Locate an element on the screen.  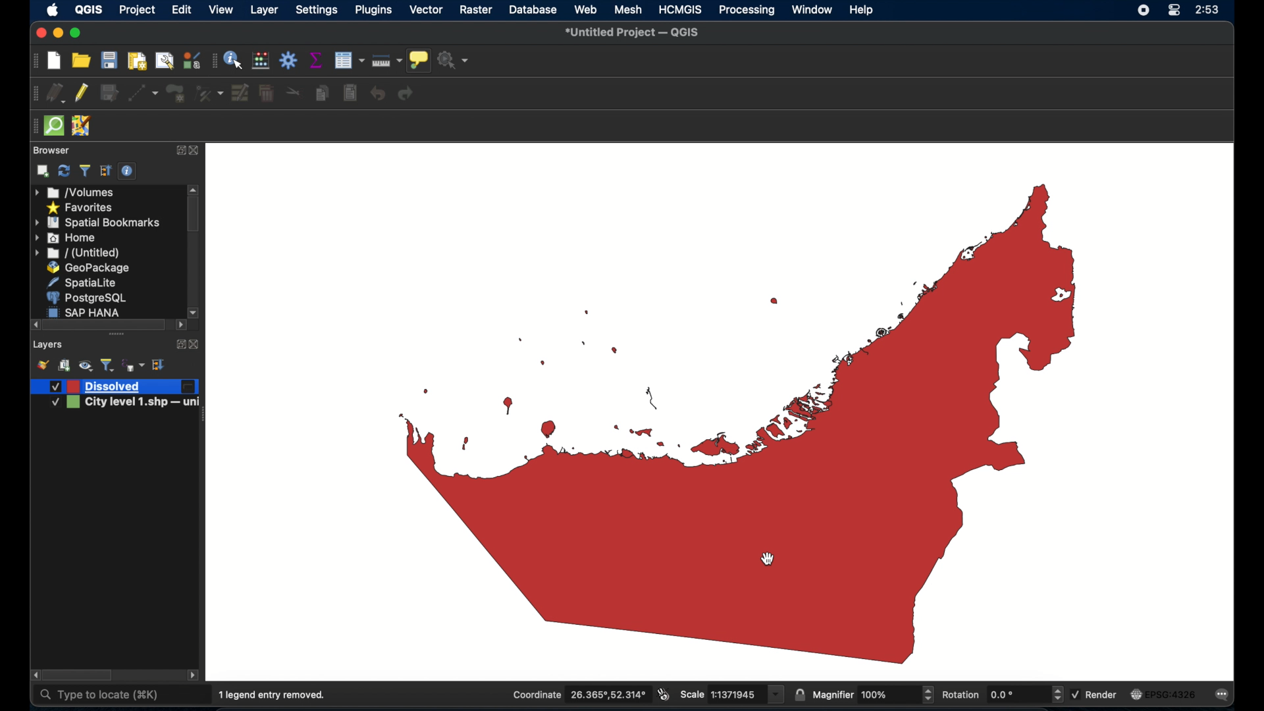
city level 1.shp - uni is located at coordinates (120, 405).